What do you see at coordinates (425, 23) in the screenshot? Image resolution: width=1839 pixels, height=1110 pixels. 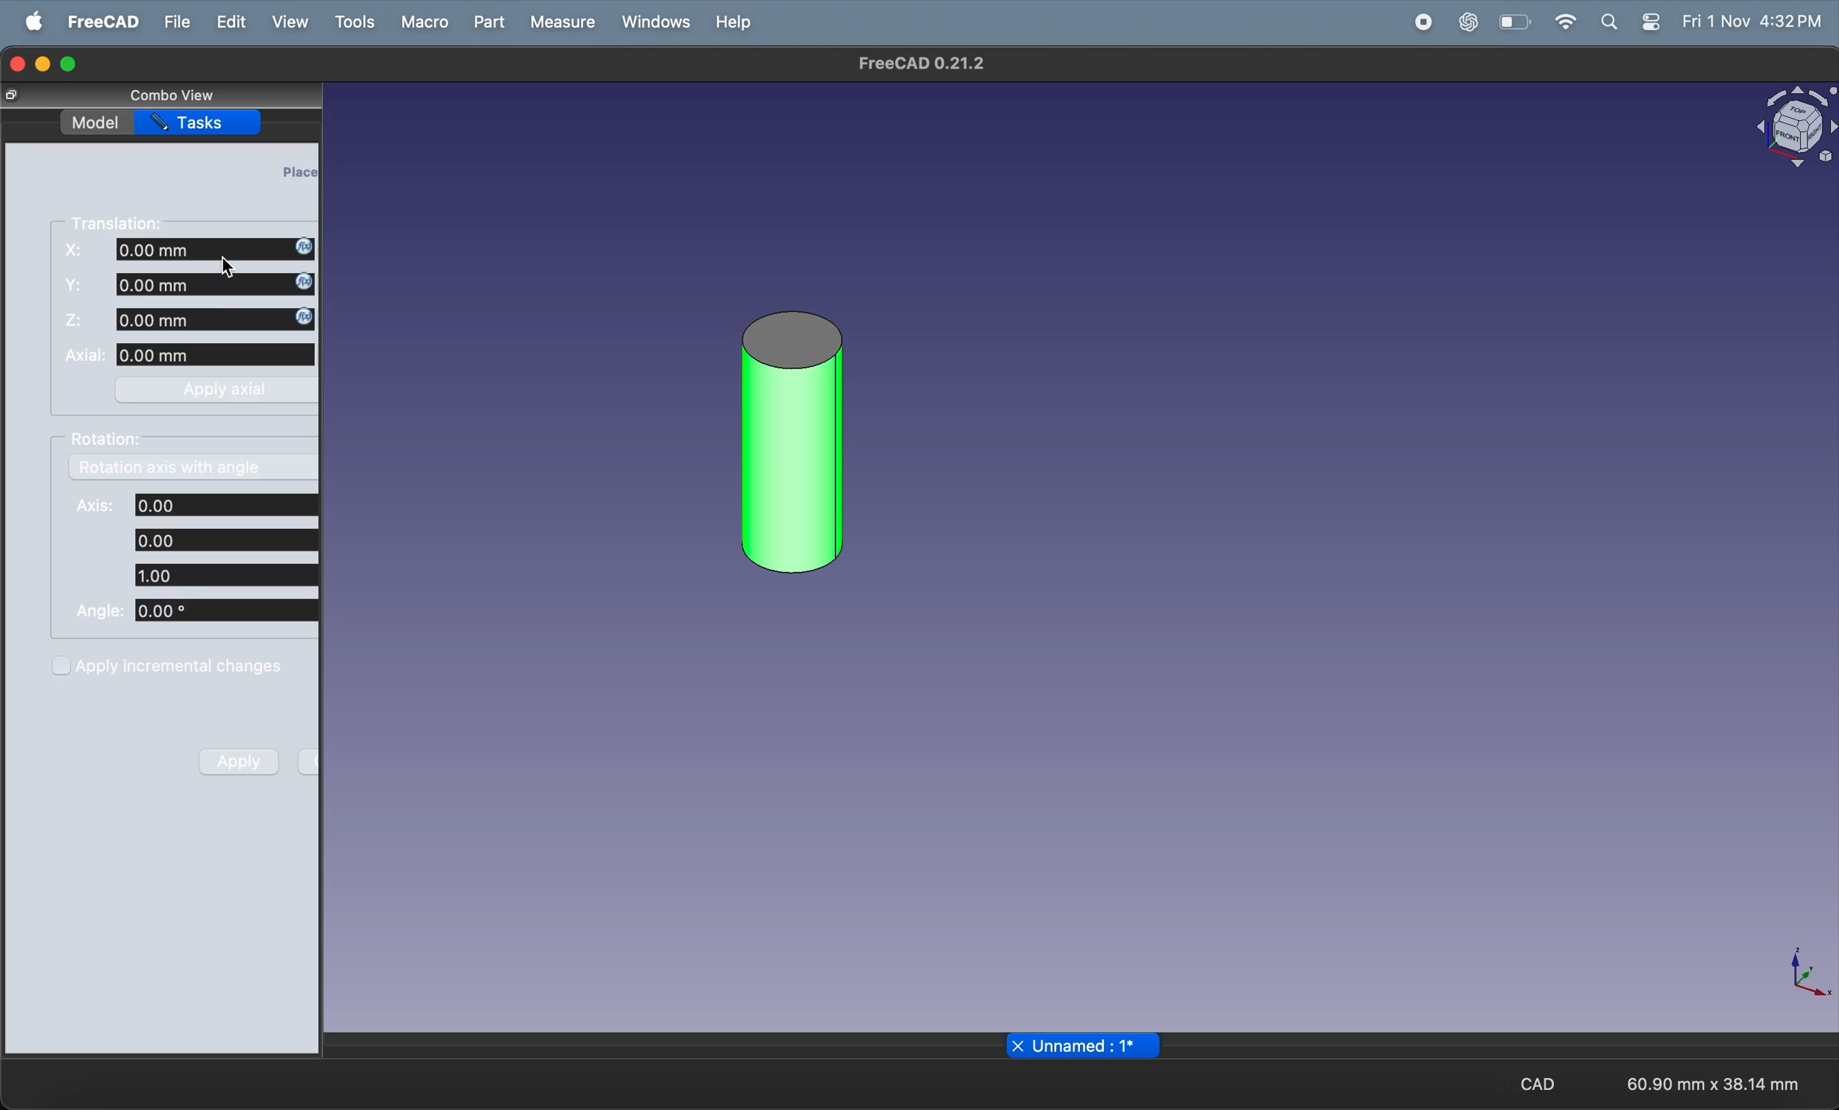 I see `macro` at bounding box center [425, 23].